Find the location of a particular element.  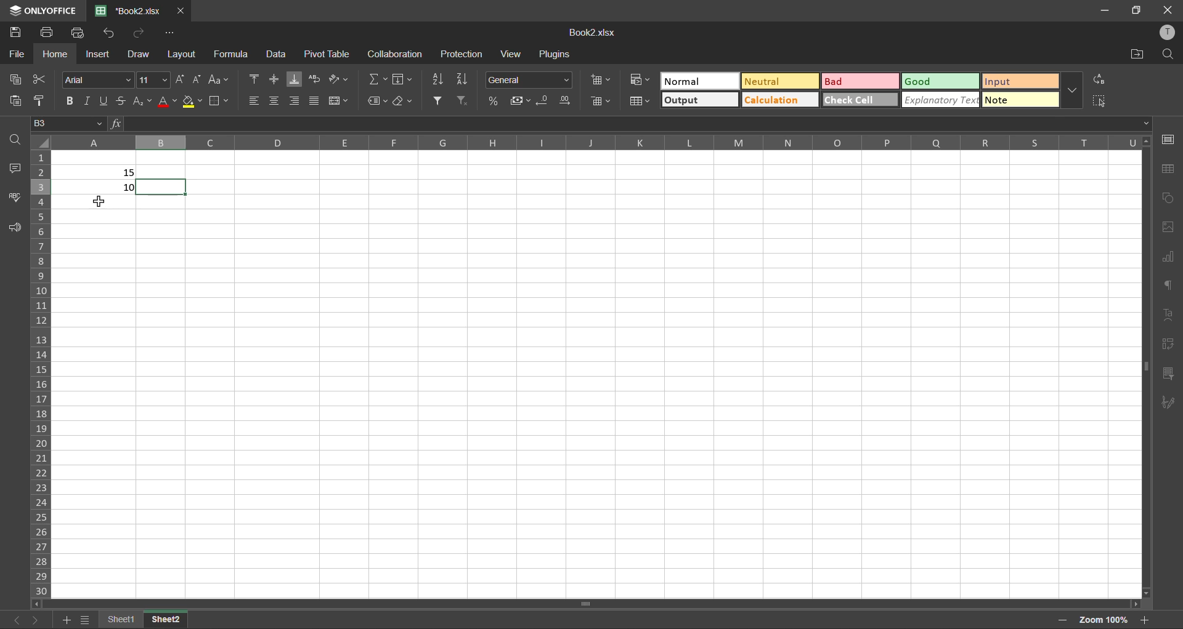

clear filter is located at coordinates (463, 102).